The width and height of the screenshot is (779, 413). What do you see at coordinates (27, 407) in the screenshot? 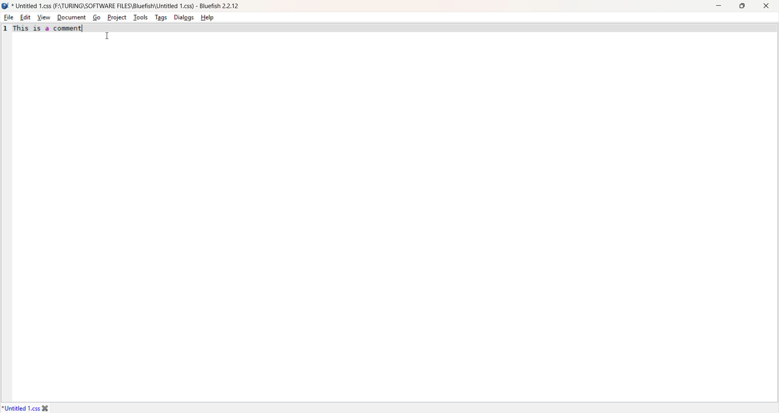
I see `*Untitled 1.css` at bounding box center [27, 407].